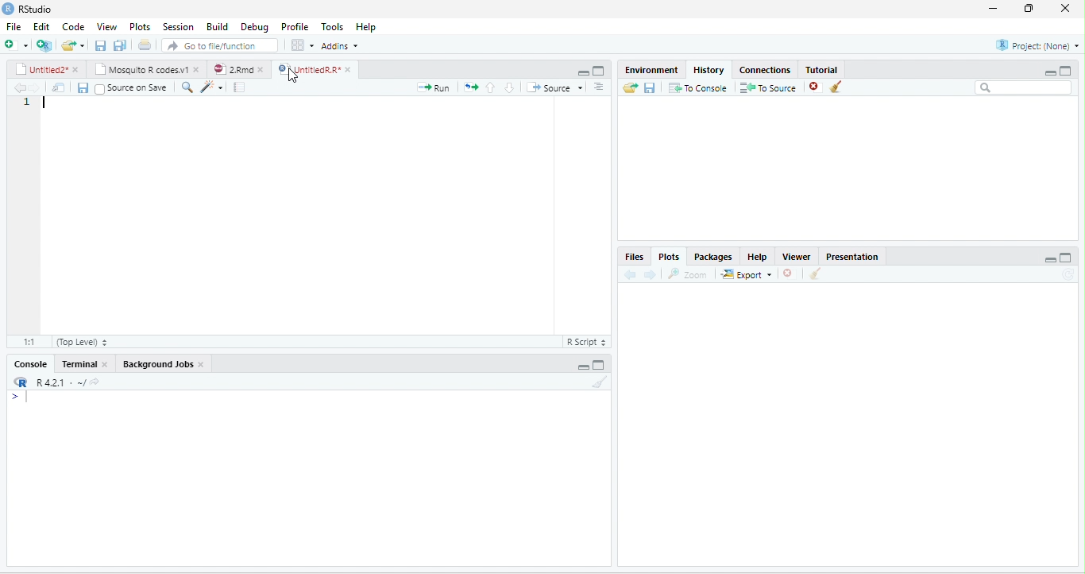 Image resolution: width=1085 pixels, height=574 pixels. What do you see at coordinates (991, 9) in the screenshot?
I see `minimize` at bounding box center [991, 9].